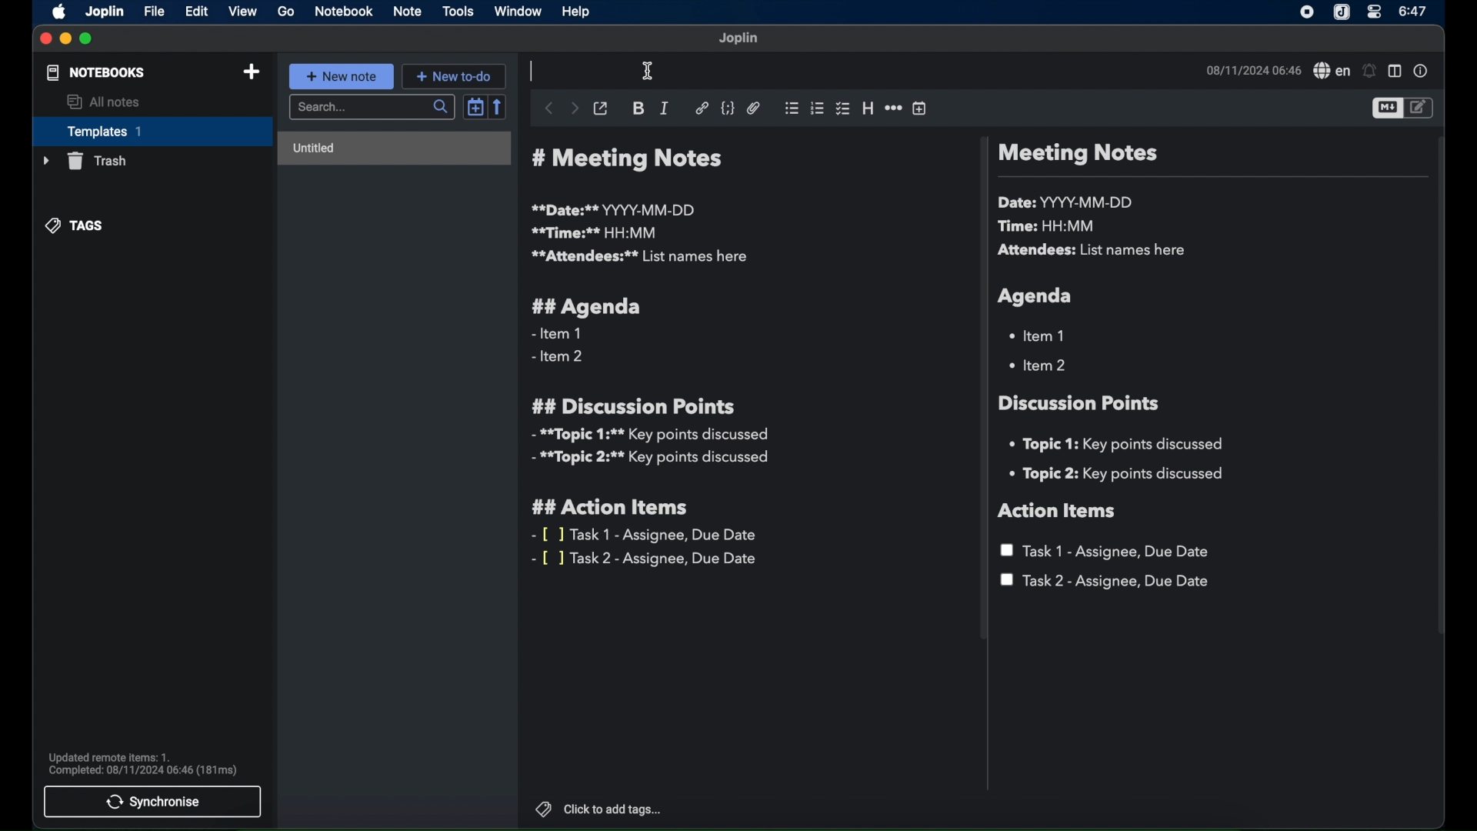 The width and height of the screenshot is (1477, 831). I want to click on search, so click(370, 108).